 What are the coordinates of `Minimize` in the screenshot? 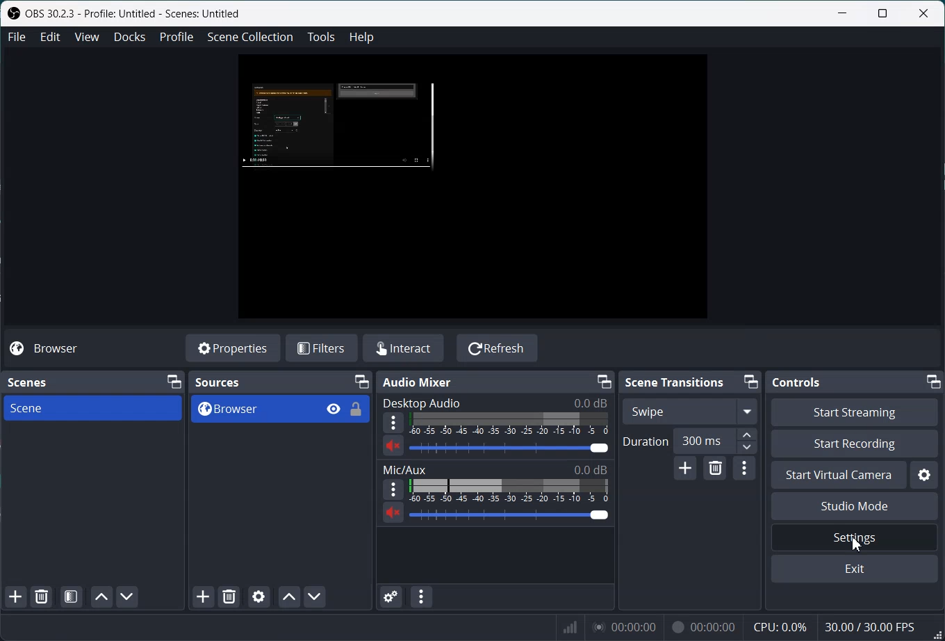 It's located at (604, 381).